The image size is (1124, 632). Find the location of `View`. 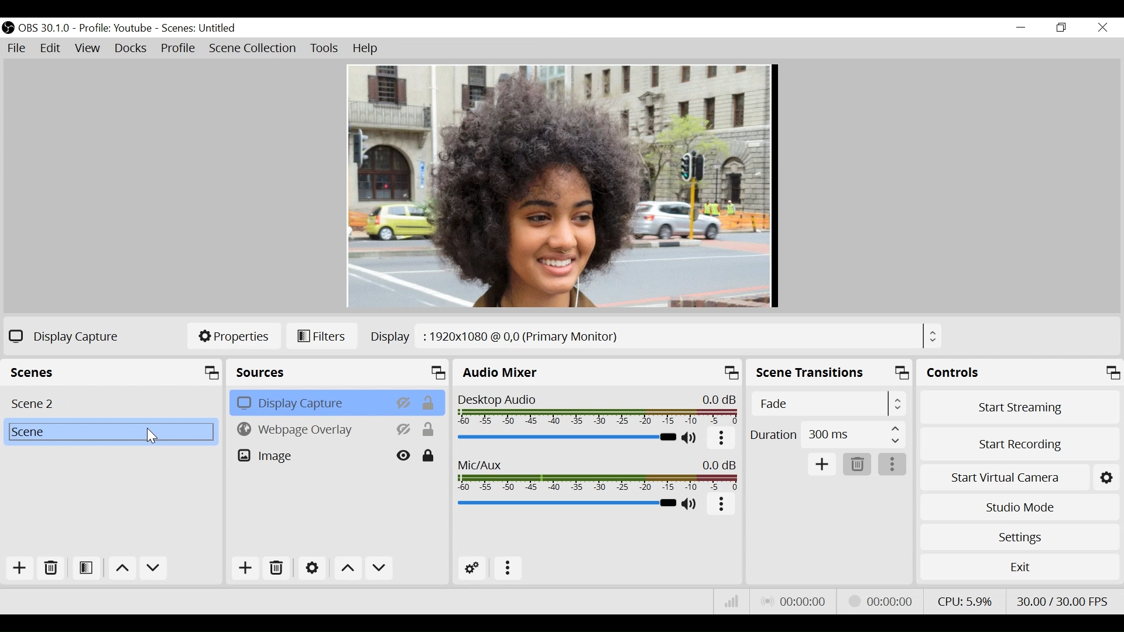

View is located at coordinates (88, 49).